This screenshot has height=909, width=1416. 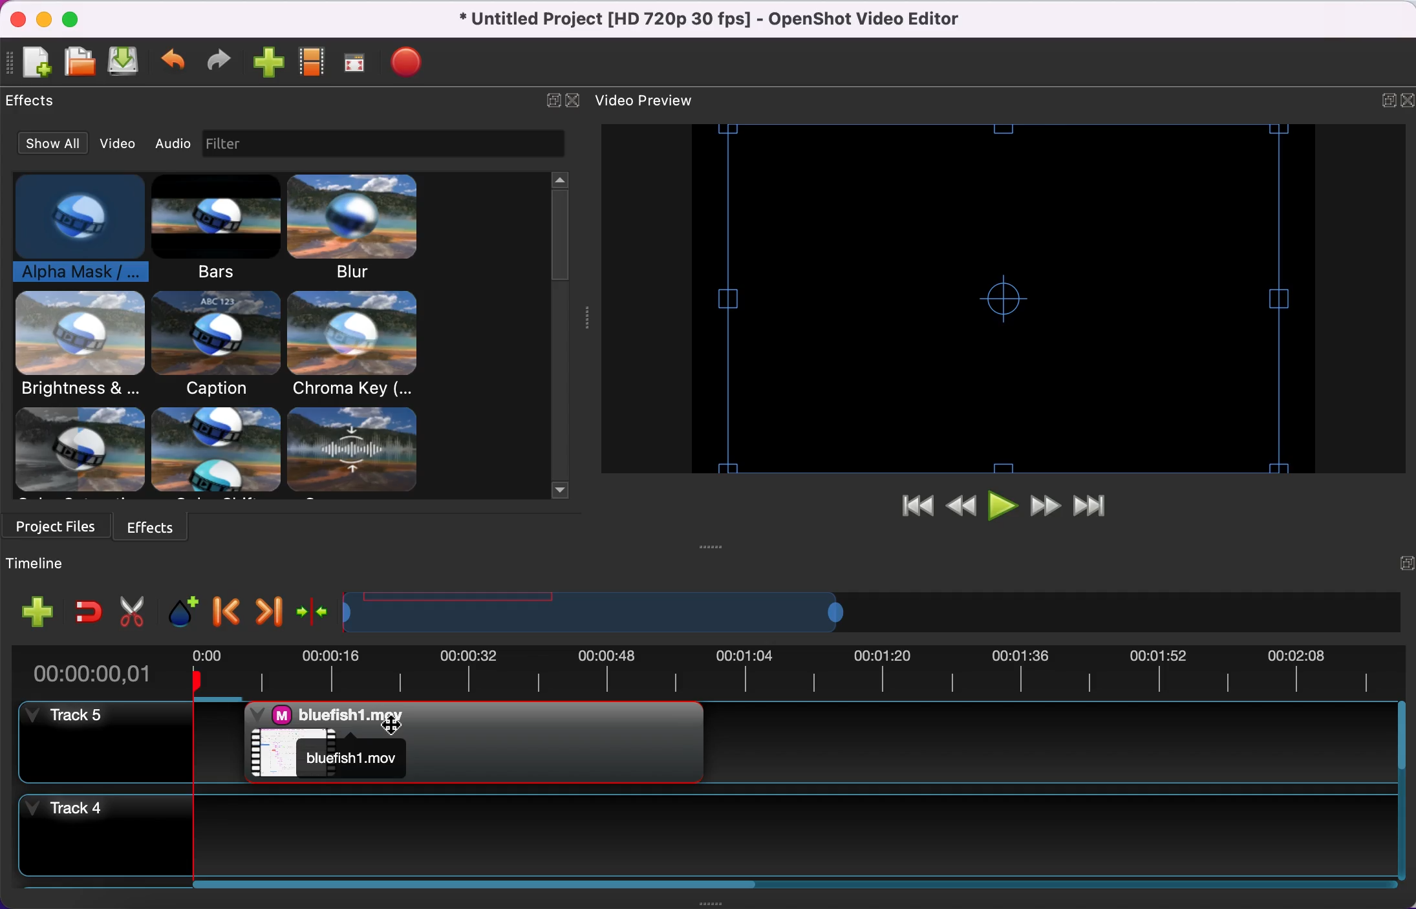 I want to click on fast forward, so click(x=1046, y=505).